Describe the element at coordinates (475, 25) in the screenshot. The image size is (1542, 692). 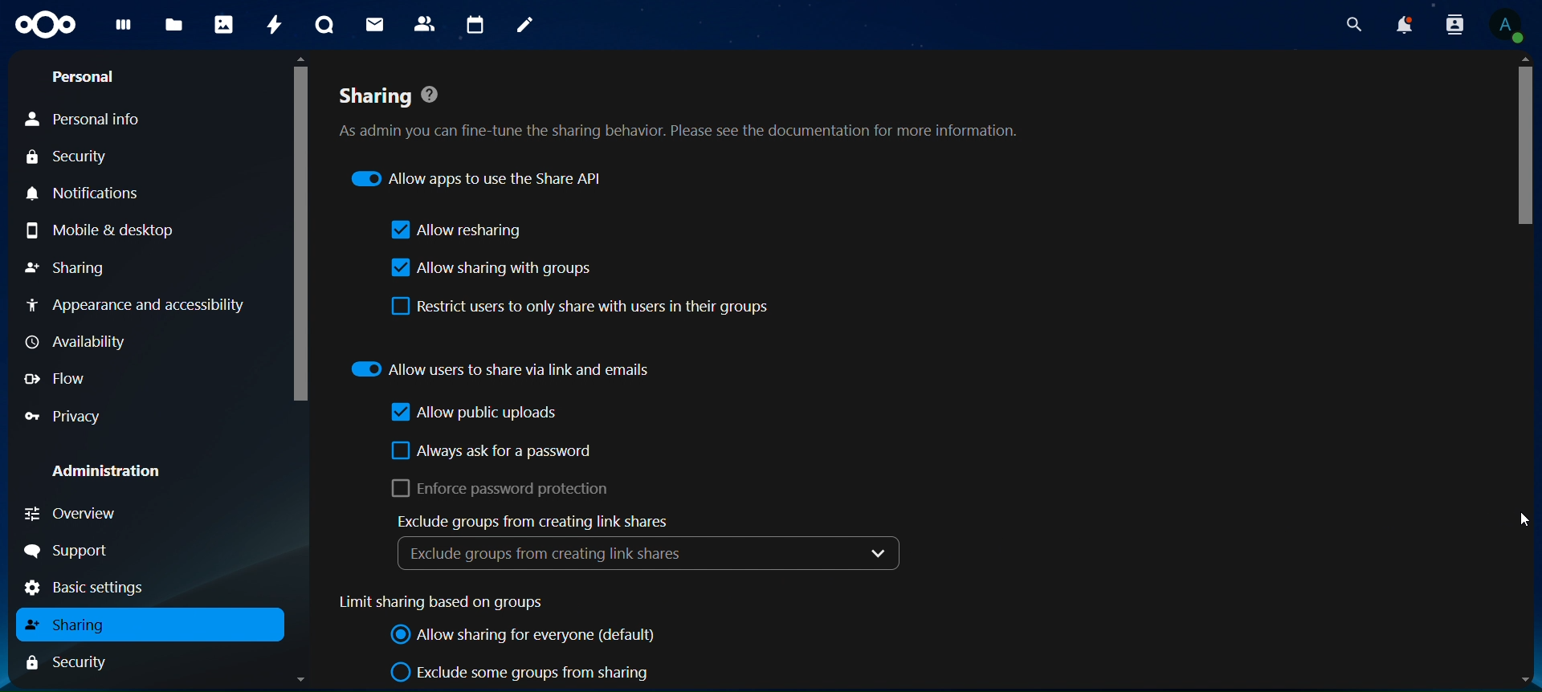
I see `calendar` at that location.